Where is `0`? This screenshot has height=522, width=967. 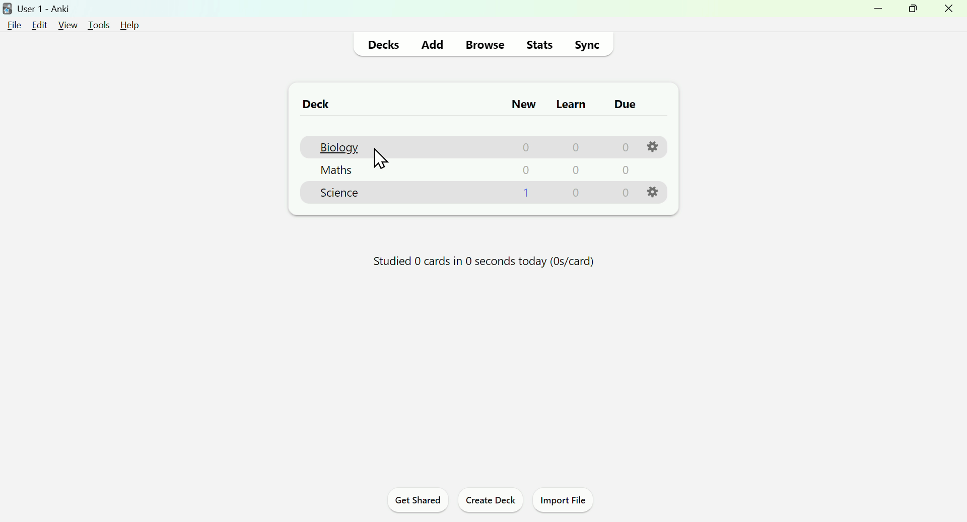 0 is located at coordinates (623, 147).